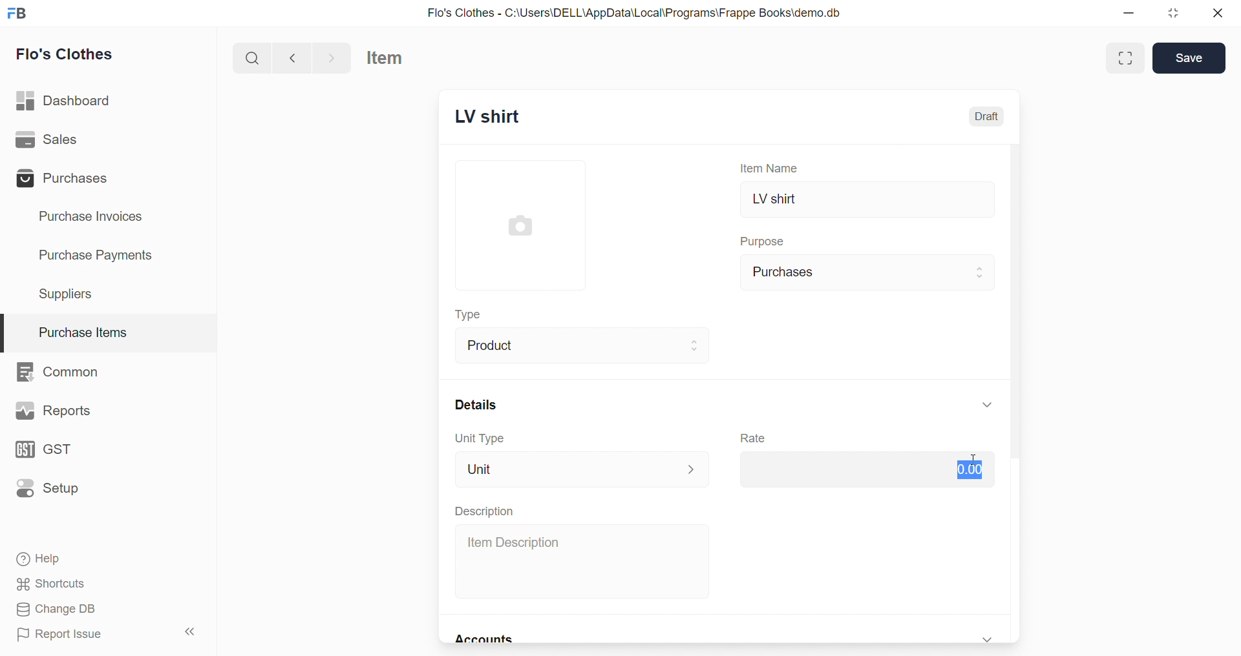 The width and height of the screenshot is (1241, 656). I want to click on navigate backward, so click(292, 57).